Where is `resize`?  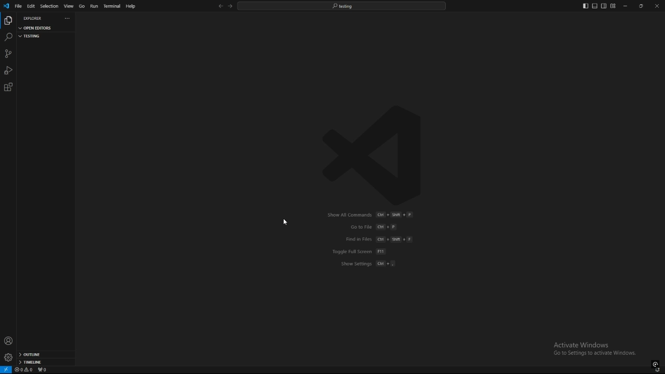 resize is located at coordinates (641, 6).